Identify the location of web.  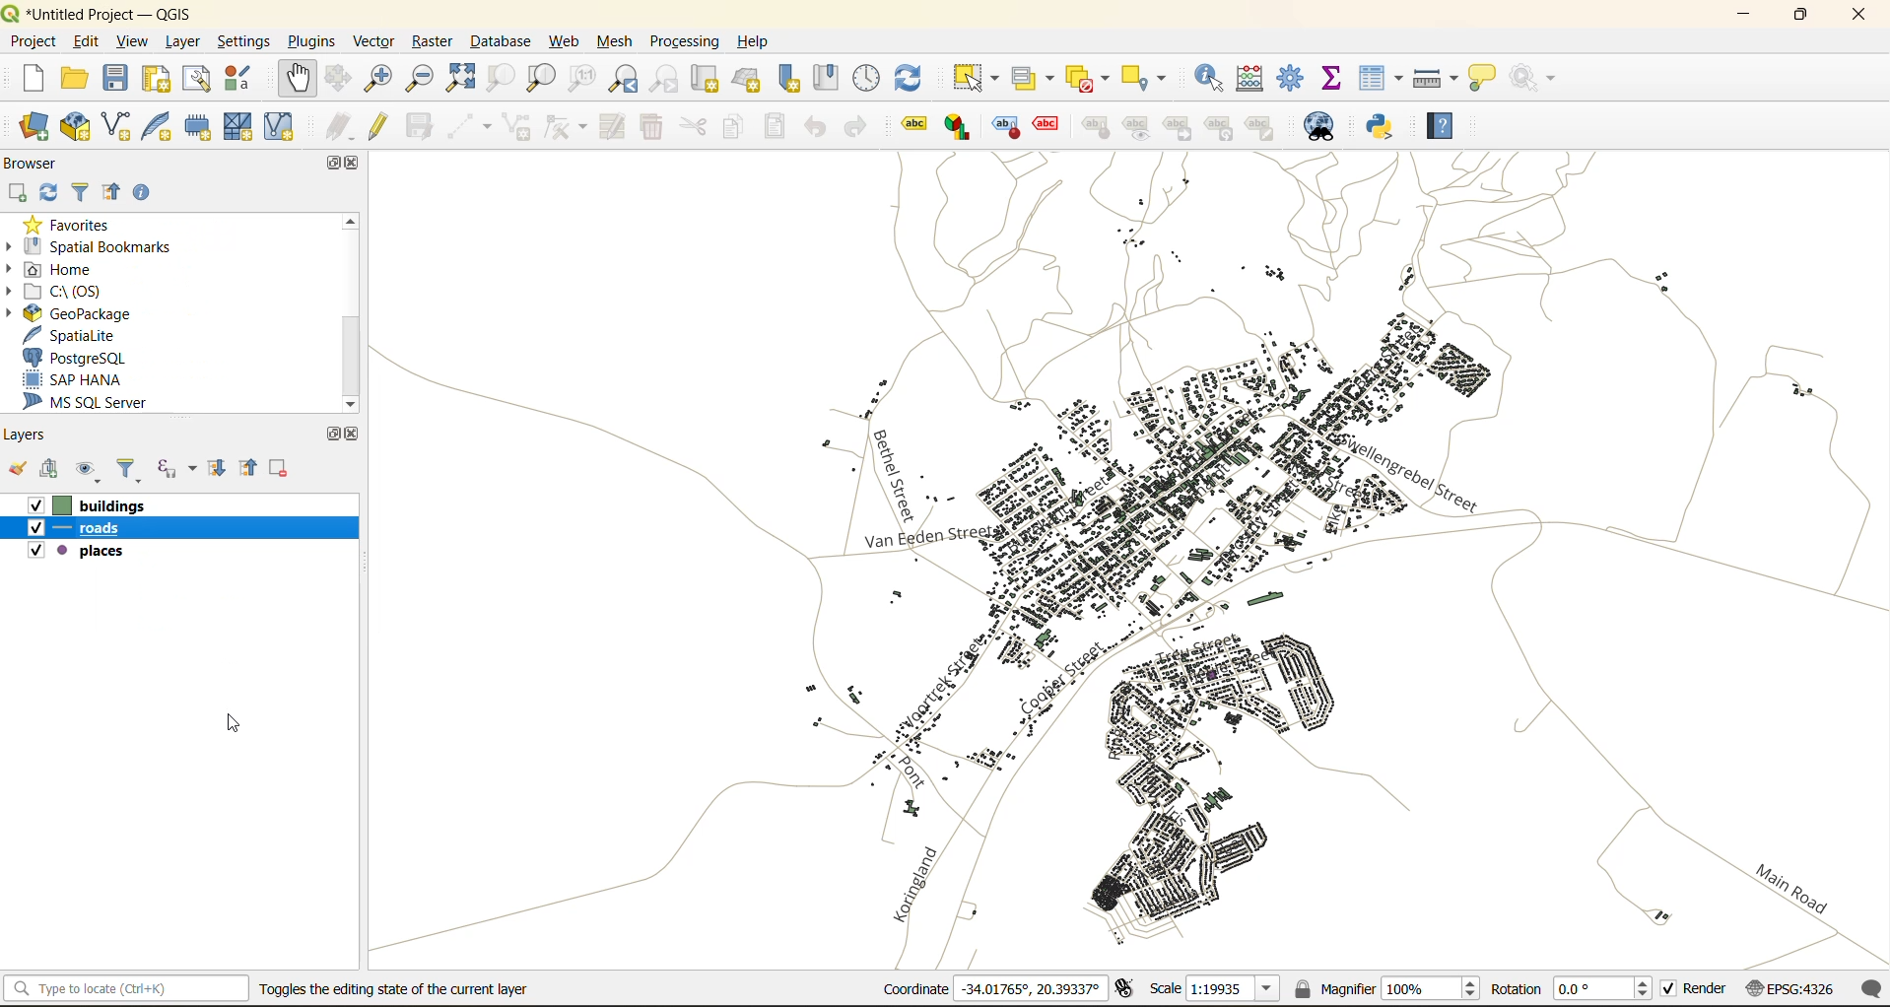
(569, 41).